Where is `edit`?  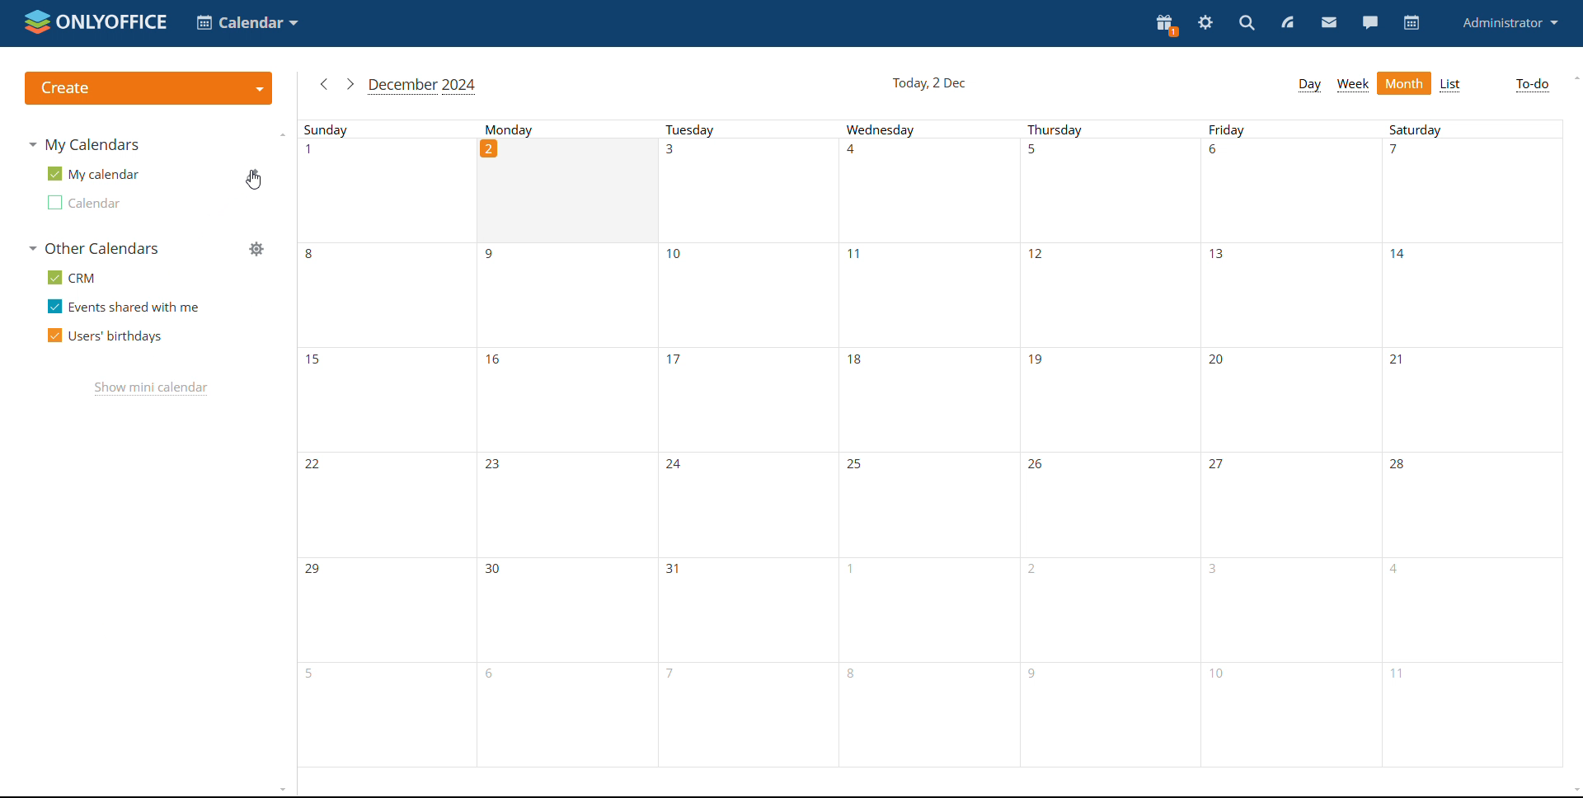
edit is located at coordinates (255, 176).